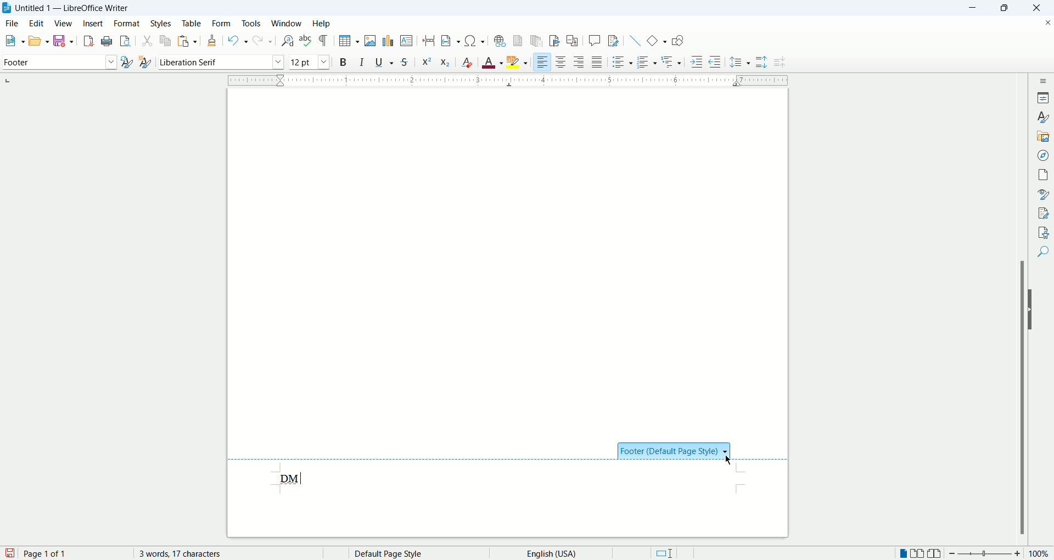 The width and height of the screenshot is (1054, 560). I want to click on italic, so click(362, 61).